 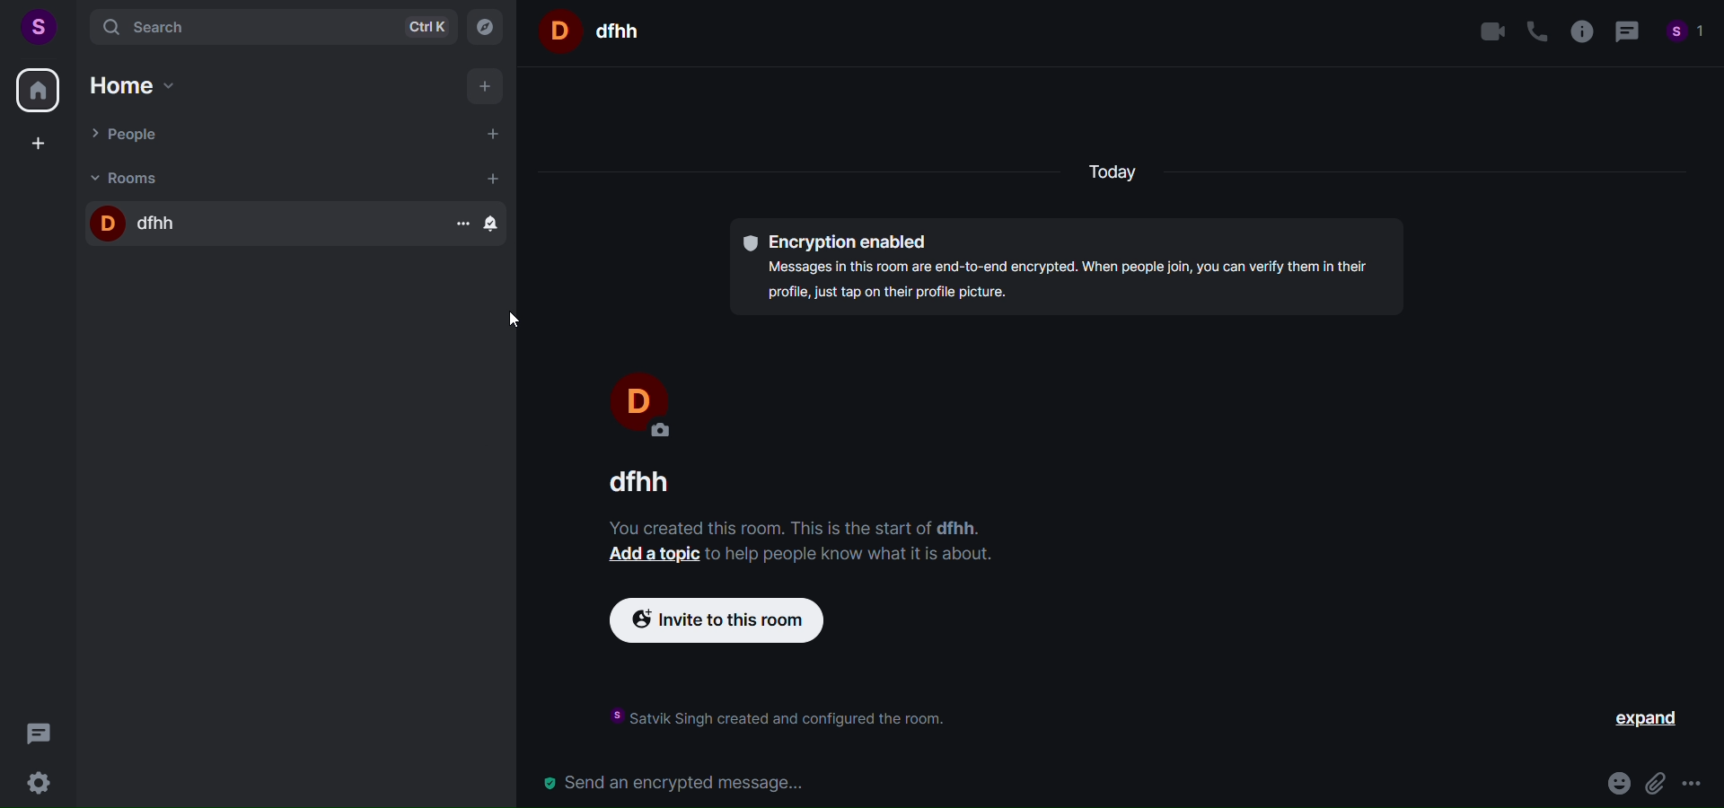 I want to click on rooms, so click(x=255, y=179).